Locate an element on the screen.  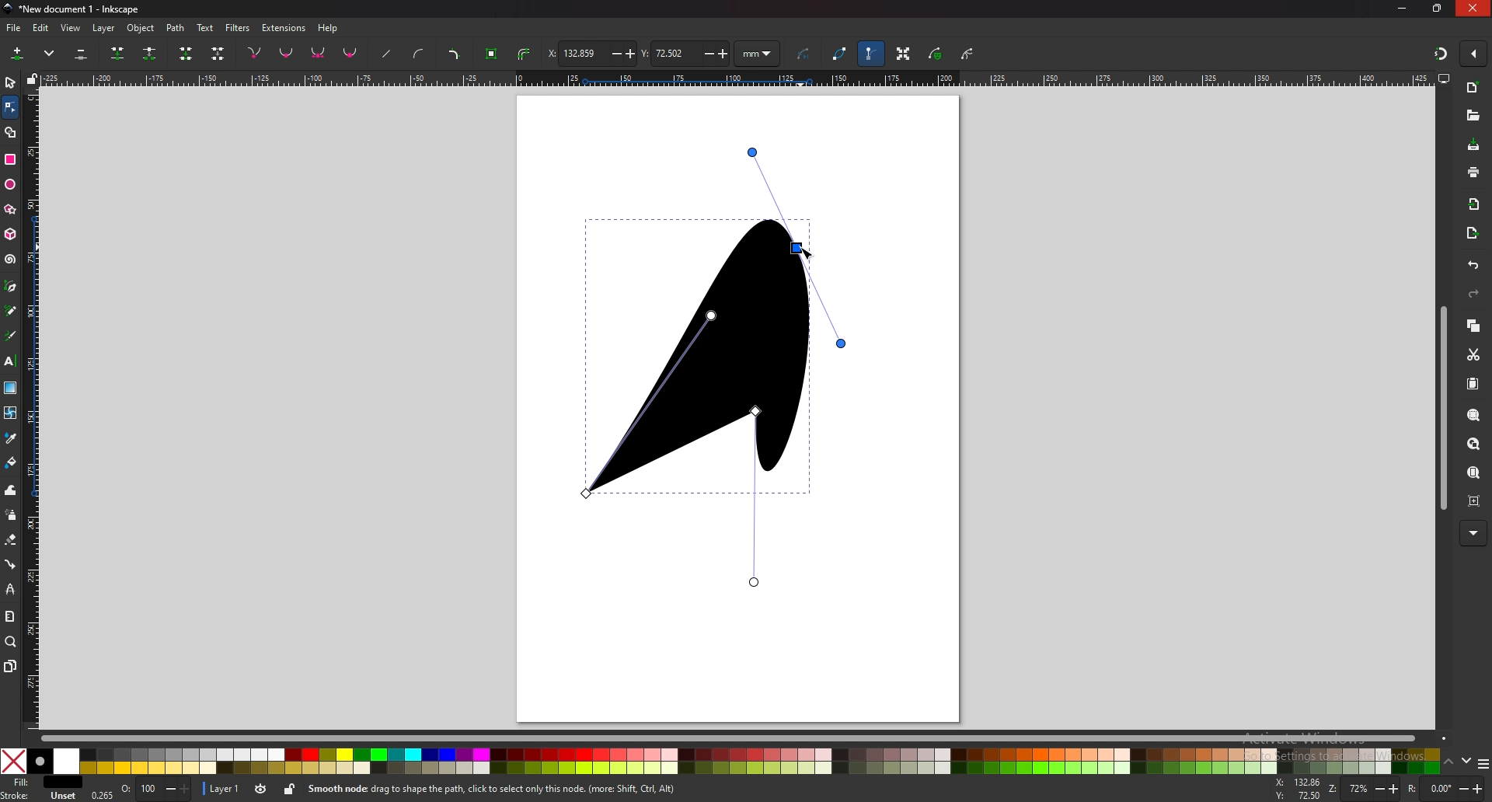
cursor coordinates is located at coordinates (1298, 789).